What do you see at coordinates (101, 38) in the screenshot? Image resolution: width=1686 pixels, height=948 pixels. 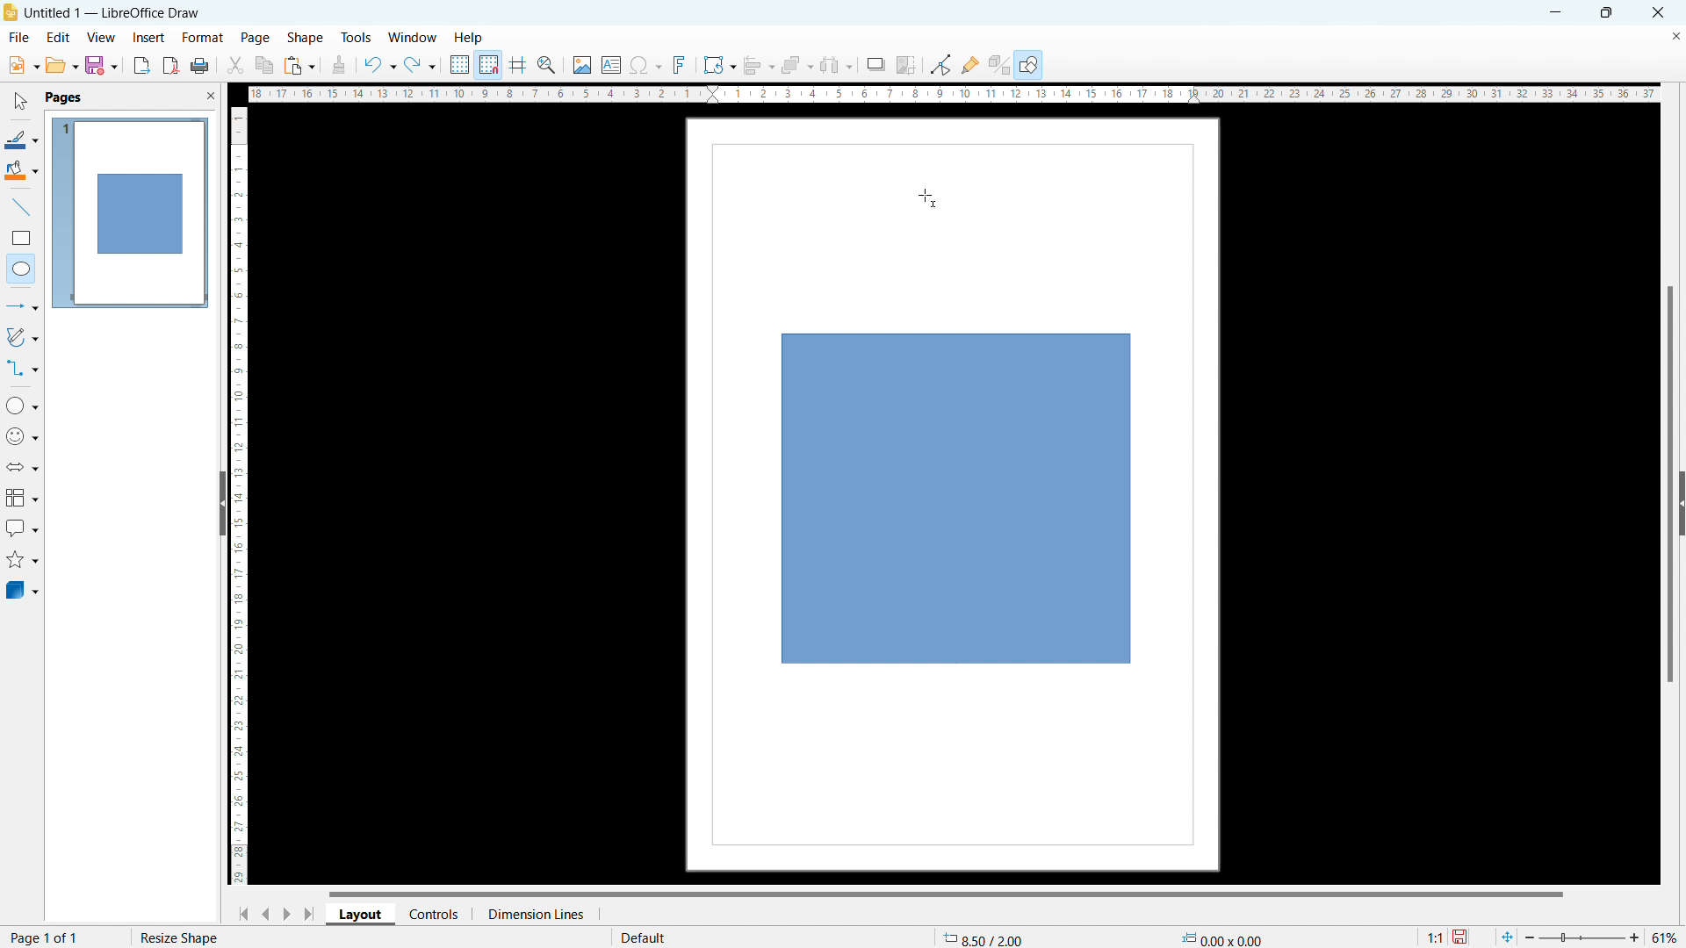 I see `view` at bounding box center [101, 38].